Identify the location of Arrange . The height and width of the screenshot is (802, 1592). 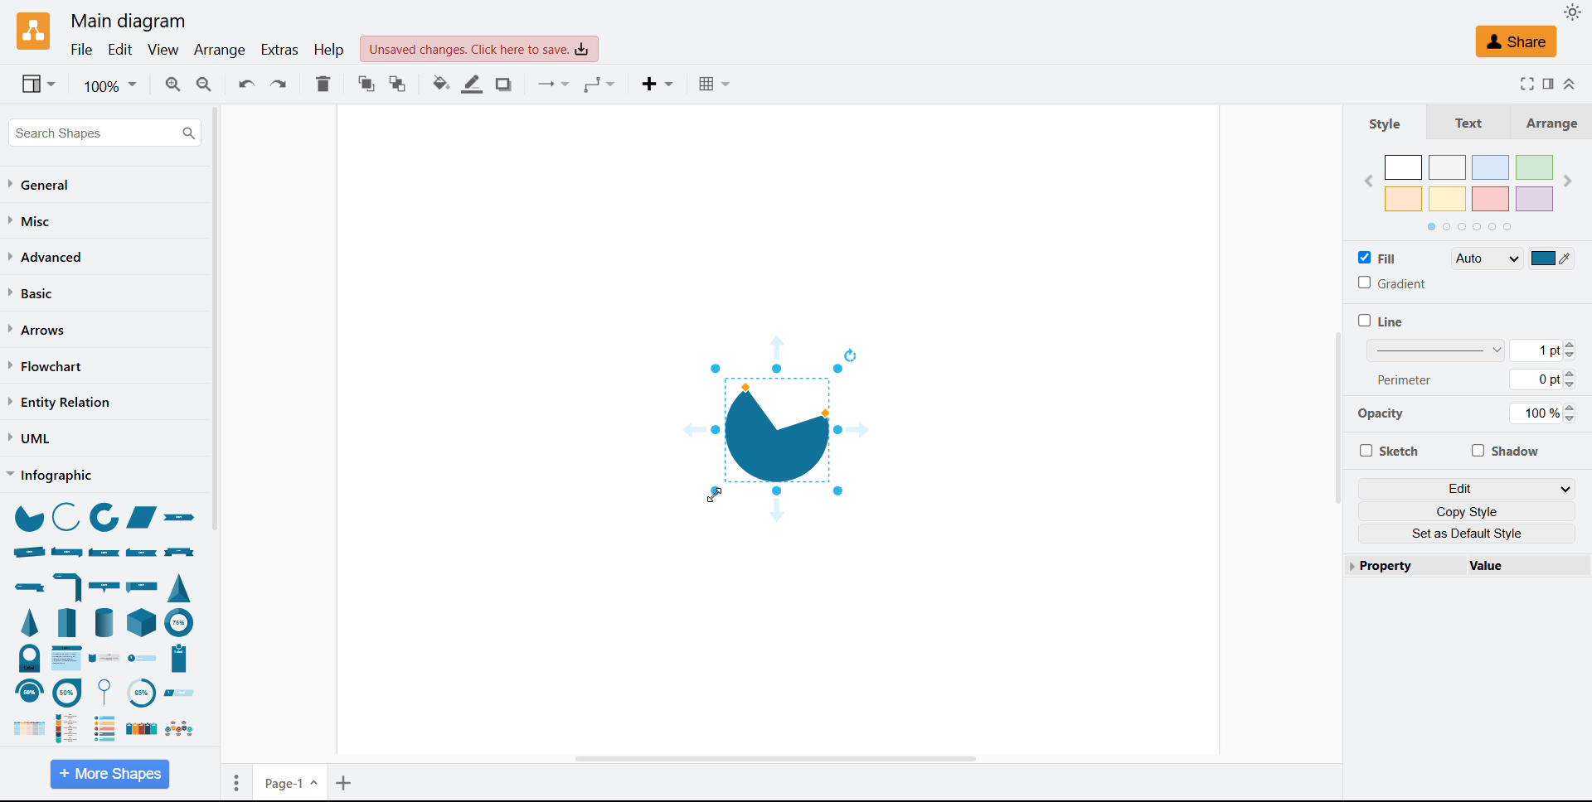
(1546, 122).